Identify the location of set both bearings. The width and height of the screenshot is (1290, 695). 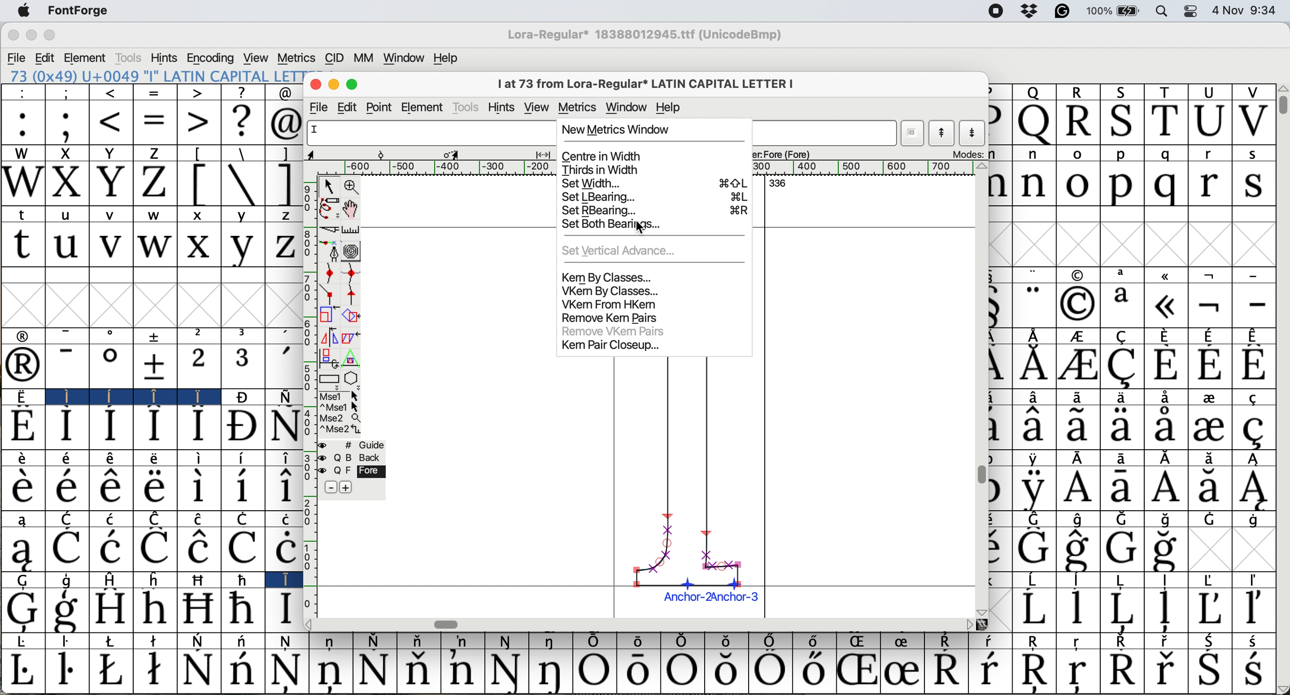
(607, 226).